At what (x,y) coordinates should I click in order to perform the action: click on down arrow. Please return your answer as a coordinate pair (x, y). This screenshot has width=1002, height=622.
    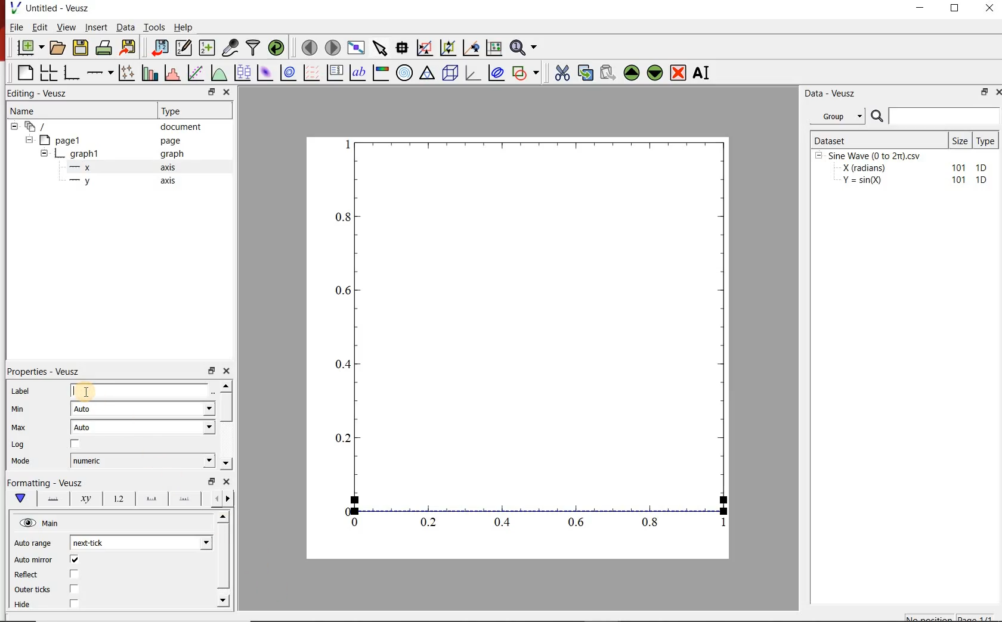
    Looking at the image, I should click on (20, 499).